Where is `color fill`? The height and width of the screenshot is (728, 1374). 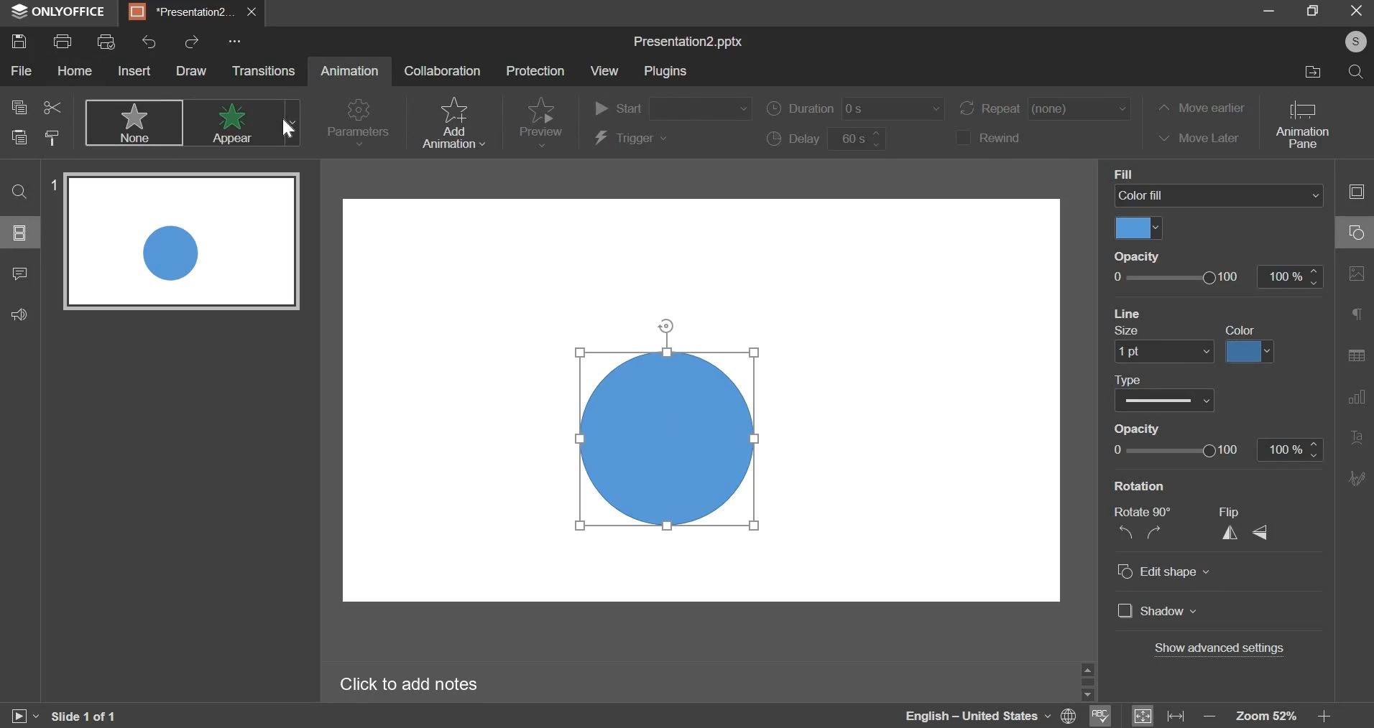 color fill is located at coordinates (1240, 330).